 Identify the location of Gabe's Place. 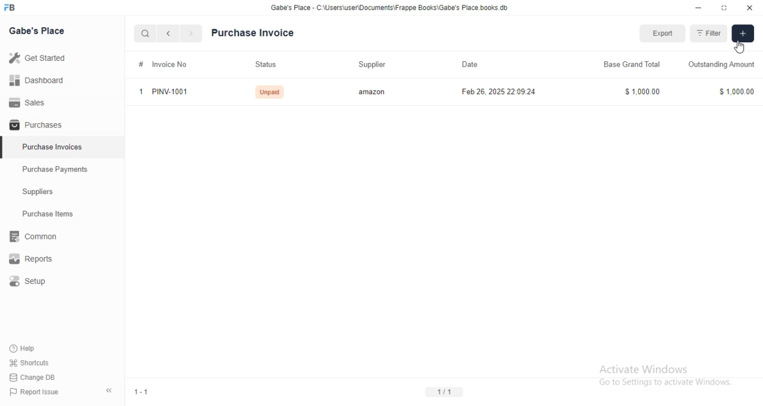
(36, 30).